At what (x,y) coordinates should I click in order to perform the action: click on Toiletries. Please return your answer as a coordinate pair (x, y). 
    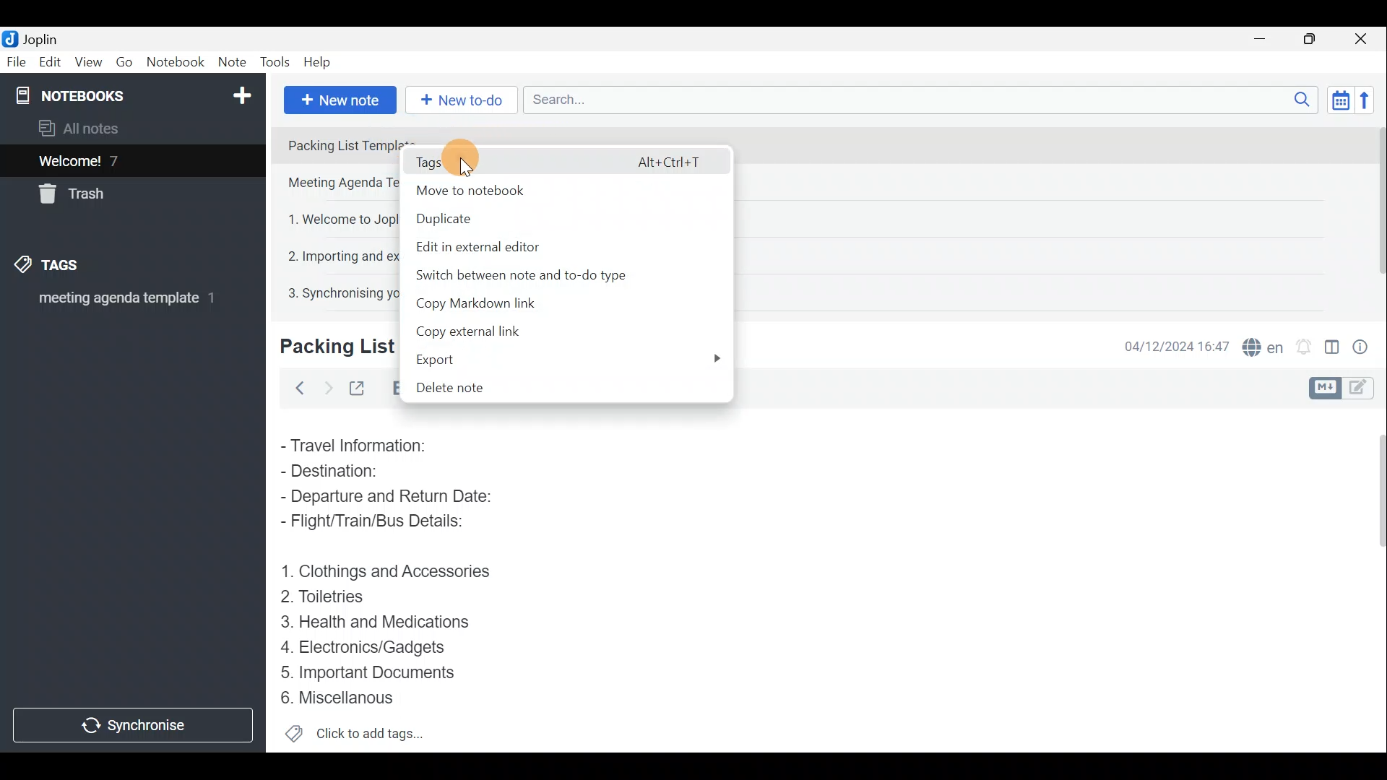
    Looking at the image, I should click on (332, 599).